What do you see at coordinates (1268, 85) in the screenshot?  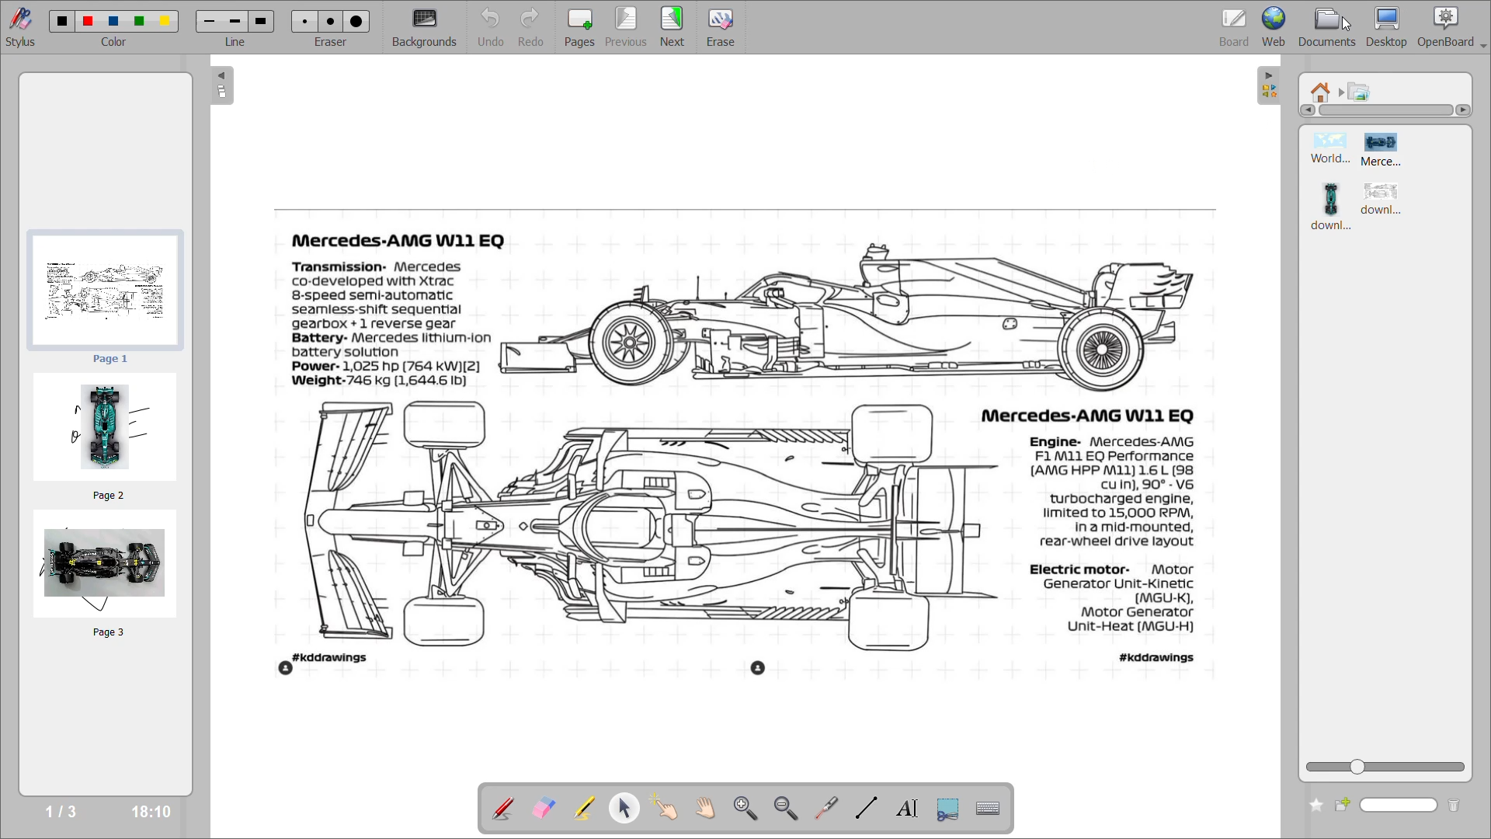 I see `collapse` at bounding box center [1268, 85].